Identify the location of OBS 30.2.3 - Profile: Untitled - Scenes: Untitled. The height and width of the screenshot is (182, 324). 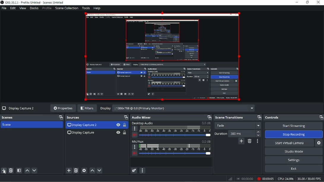
(32, 2).